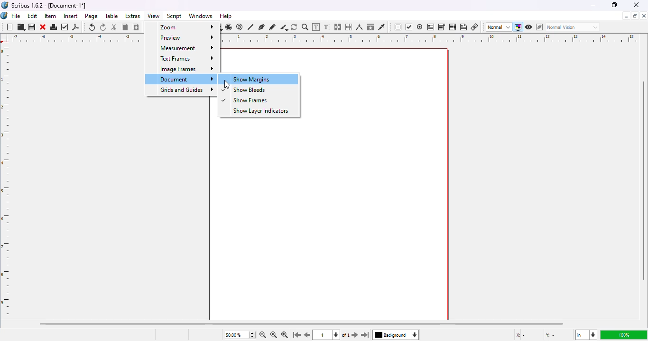 The height and width of the screenshot is (341, 648). What do you see at coordinates (5, 5) in the screenshot?
I see `logo` at bounding box center [5, 5].